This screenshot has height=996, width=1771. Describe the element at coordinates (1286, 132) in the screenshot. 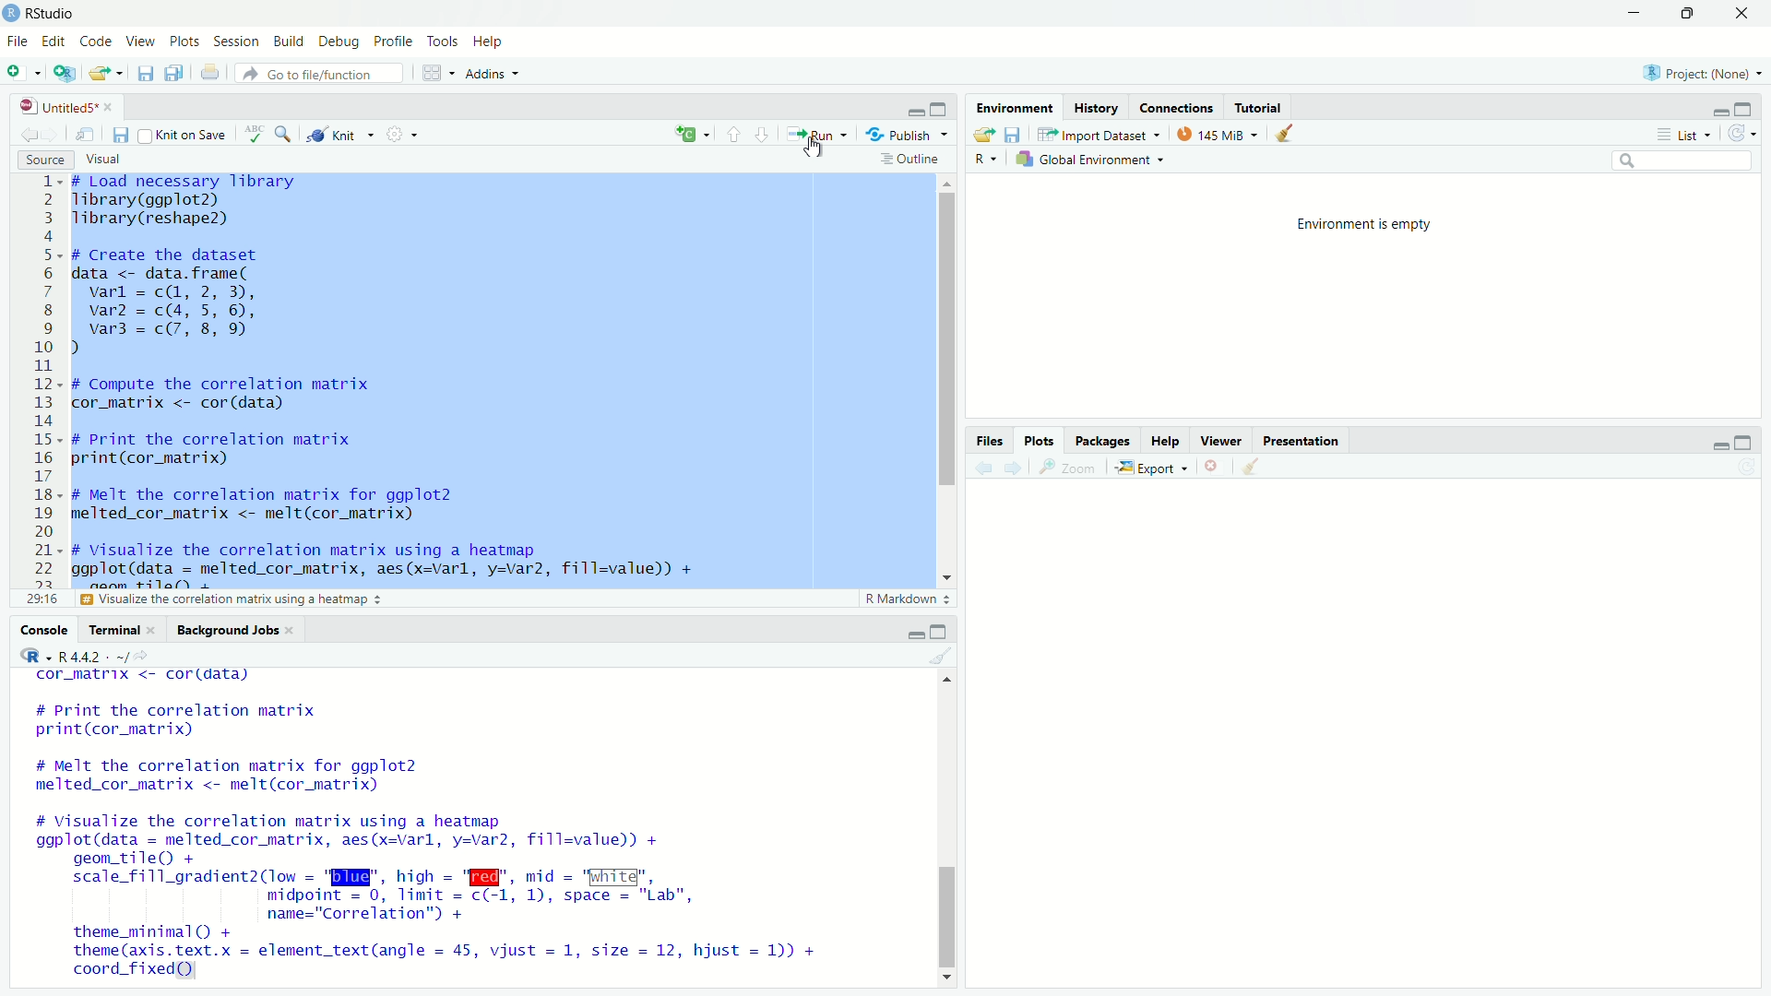

I see `clear objects` at that location.